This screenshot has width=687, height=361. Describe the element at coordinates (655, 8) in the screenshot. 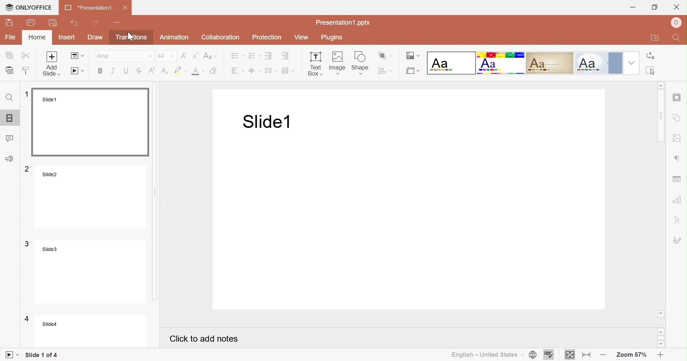

I see `Restore down` at that location.